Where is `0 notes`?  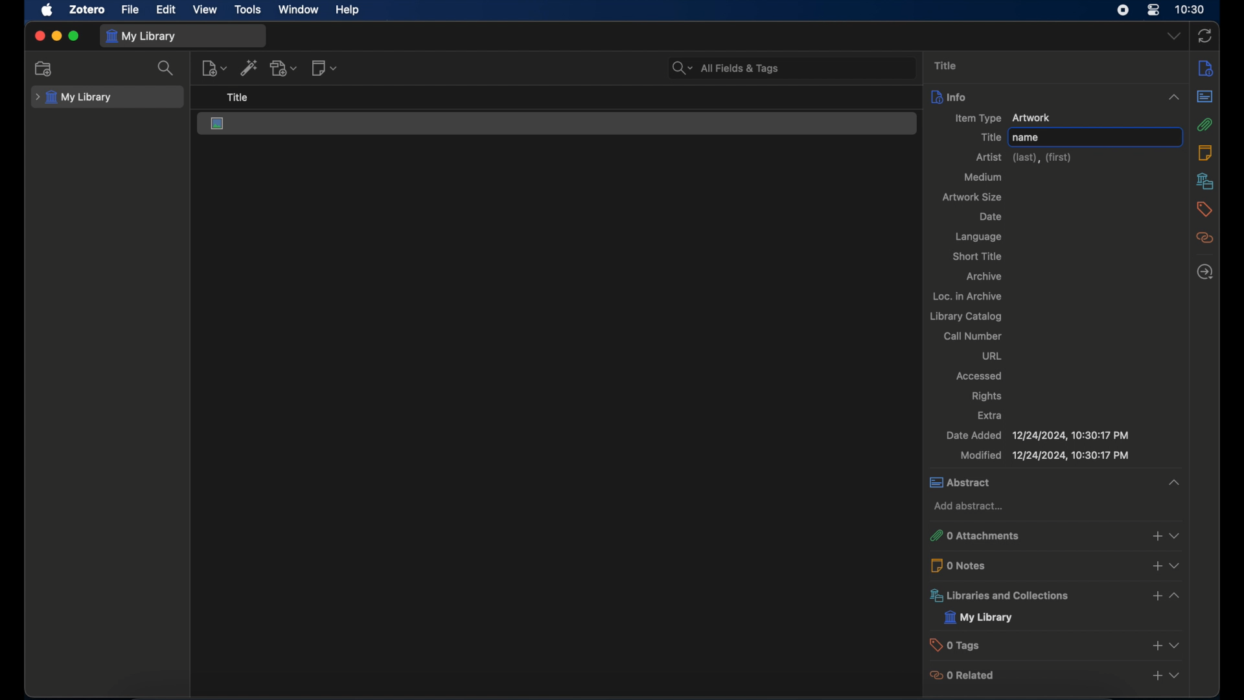 0 notes is located at coordinates (971, 565).